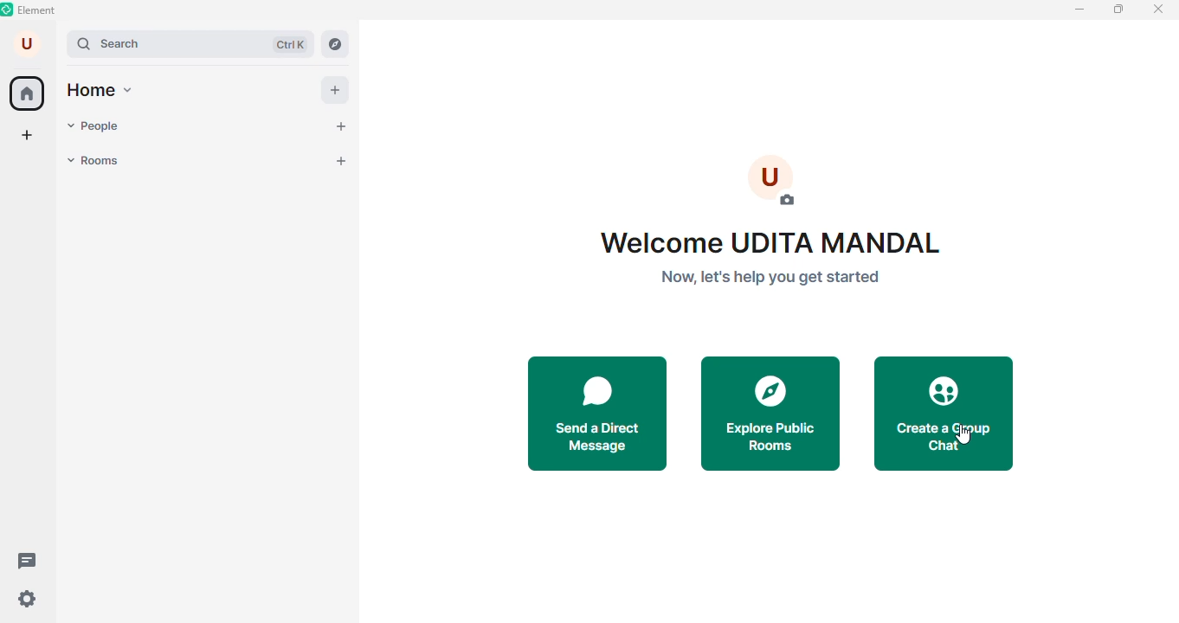  I want to click on close, so click(1160, 10).